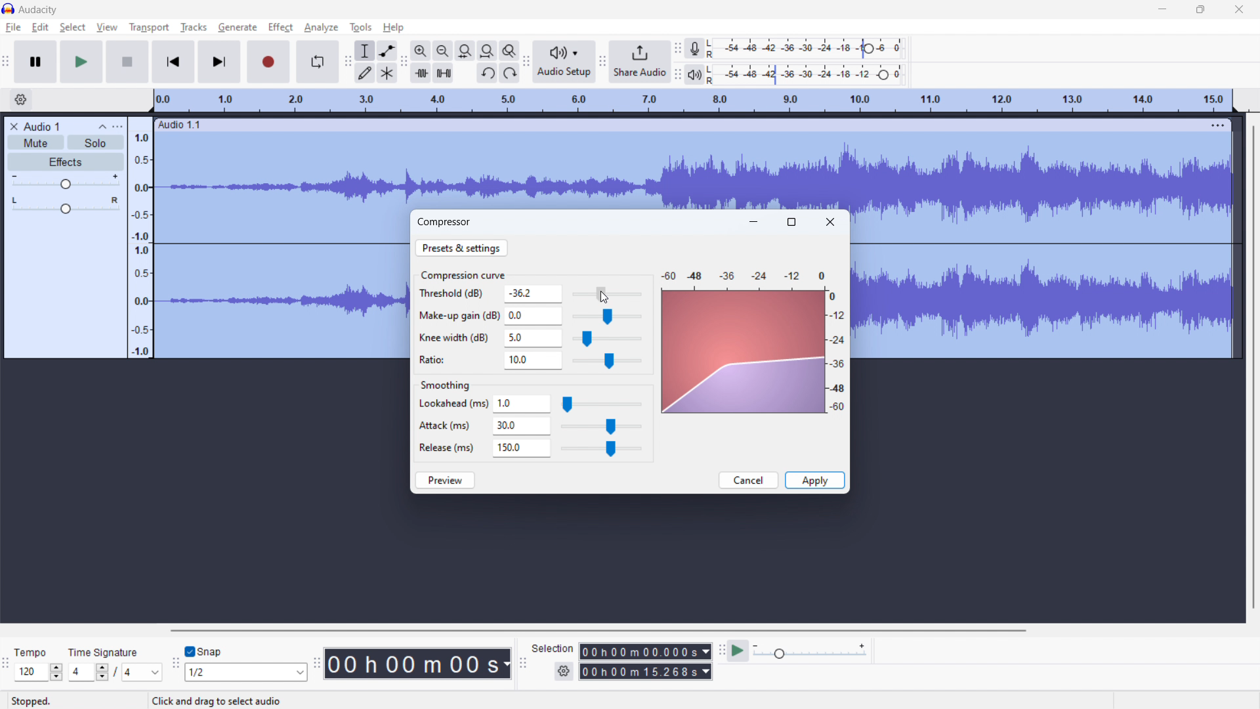  What do you see at coordinates (387, 51) in the screenshot?
I see `envelop tool` at bounding box center [387, 51].